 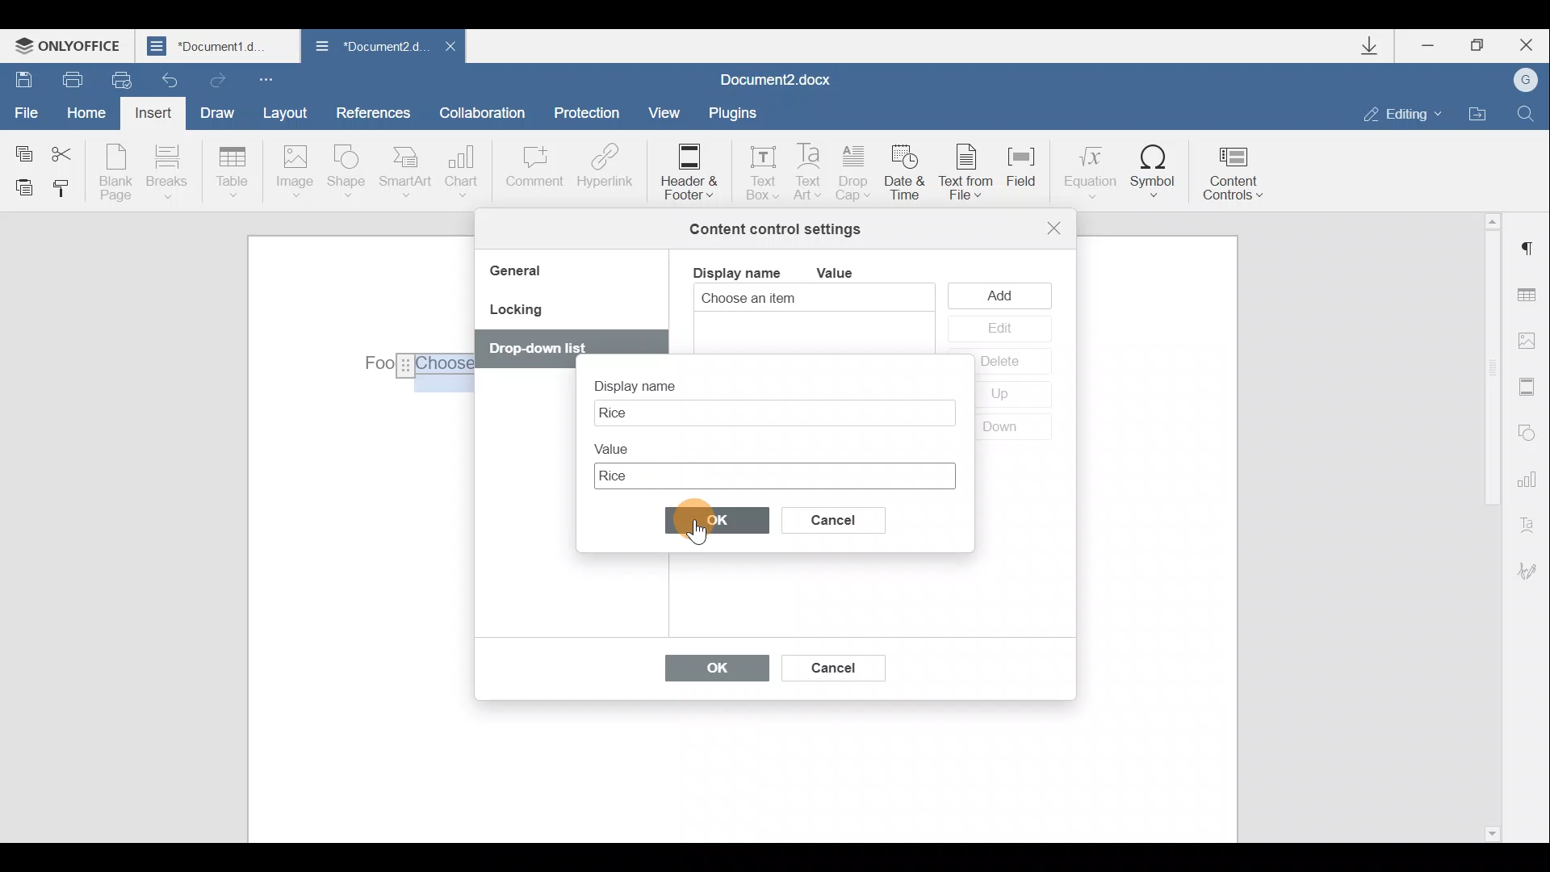 I want to click on Redo, so click(x=215, y=77).